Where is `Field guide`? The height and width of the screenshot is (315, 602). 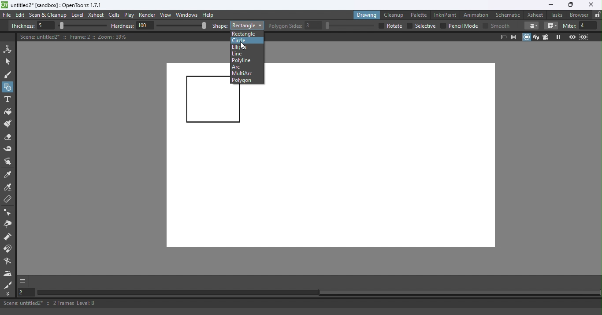
Field guide is located at coordinates (515, 37).